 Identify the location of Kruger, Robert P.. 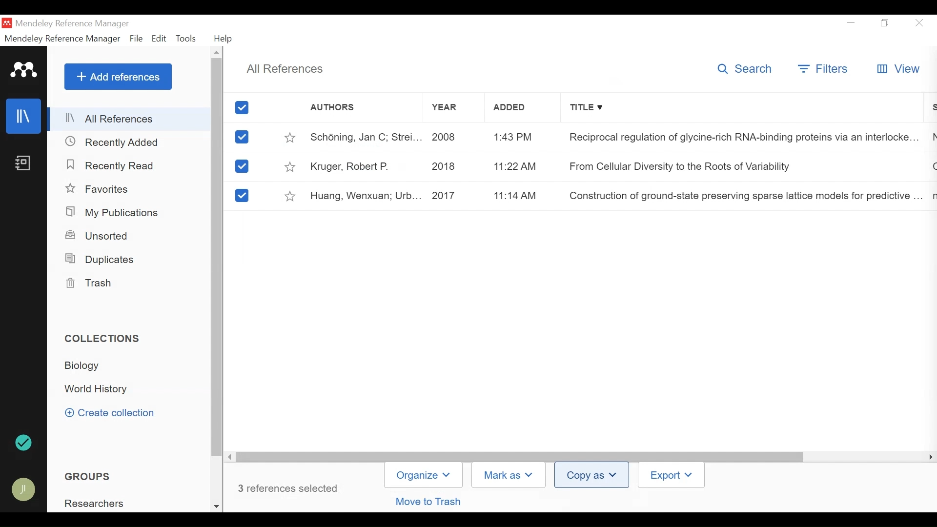
(365, 165).